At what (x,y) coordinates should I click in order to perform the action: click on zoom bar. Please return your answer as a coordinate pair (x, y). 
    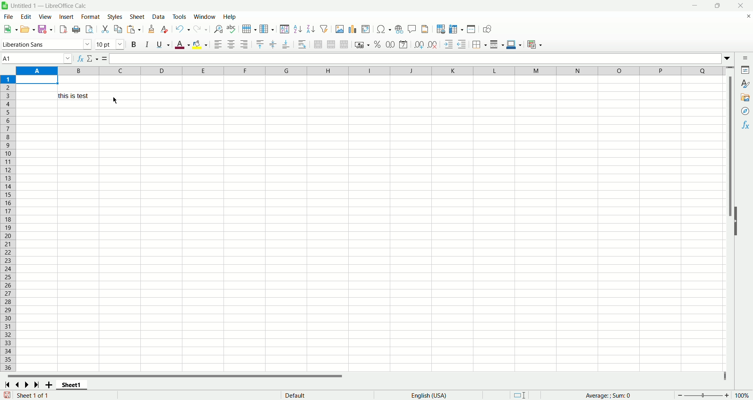
    Looking at the image, I should click on (704, 395).